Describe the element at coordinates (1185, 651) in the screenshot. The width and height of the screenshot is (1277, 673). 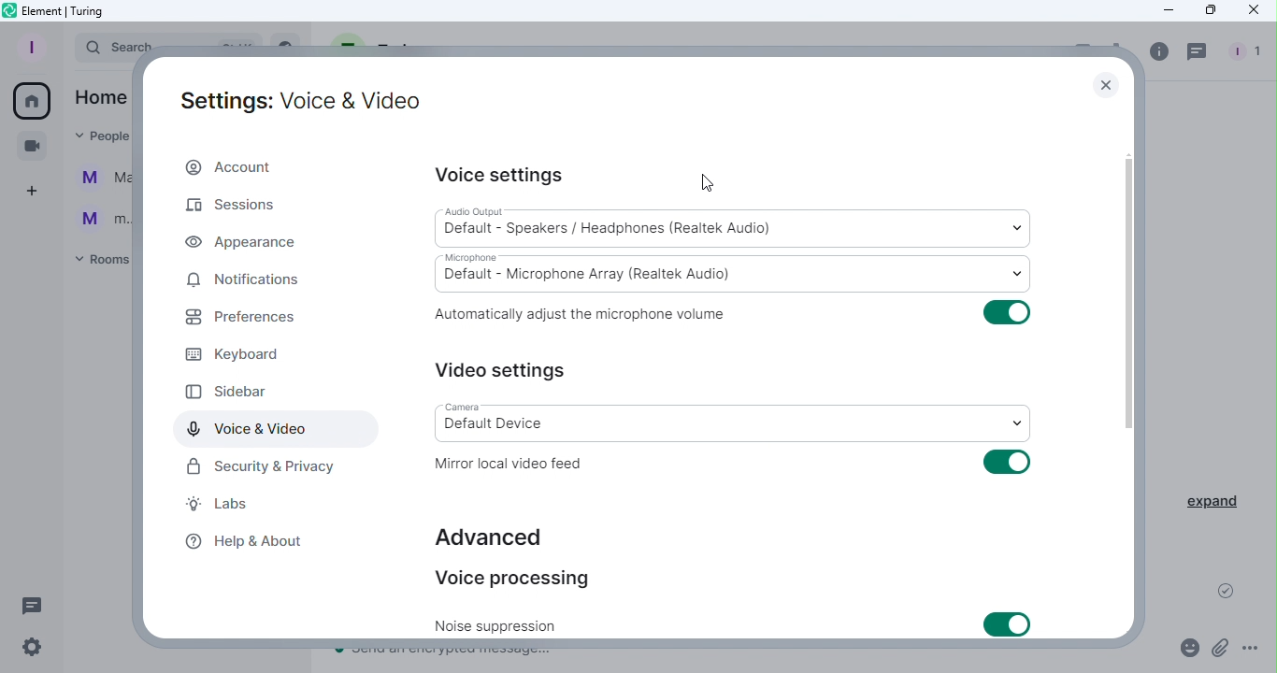
I see `Emoji` at that location.